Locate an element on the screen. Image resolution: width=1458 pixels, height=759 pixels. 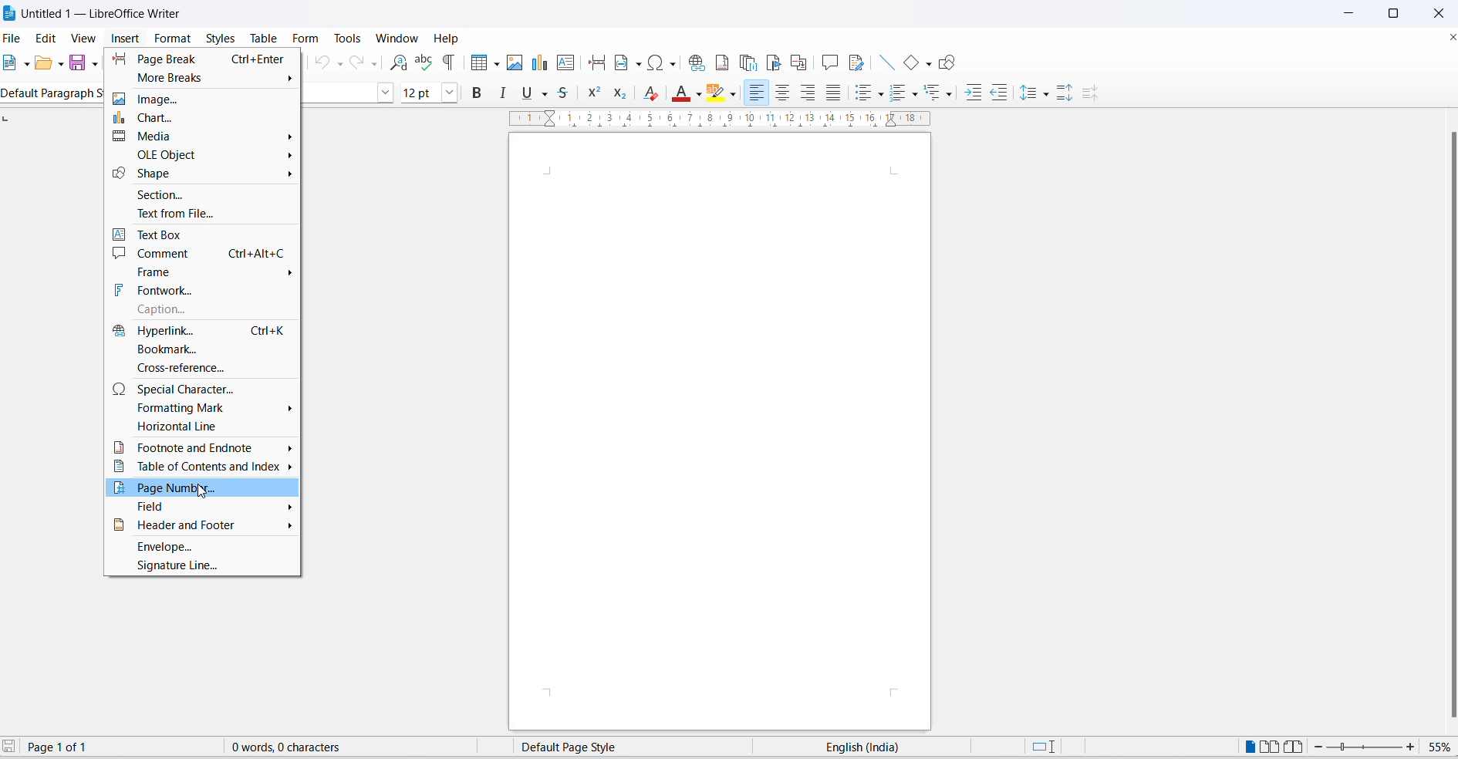
comment is located at coordinates (203, 254).